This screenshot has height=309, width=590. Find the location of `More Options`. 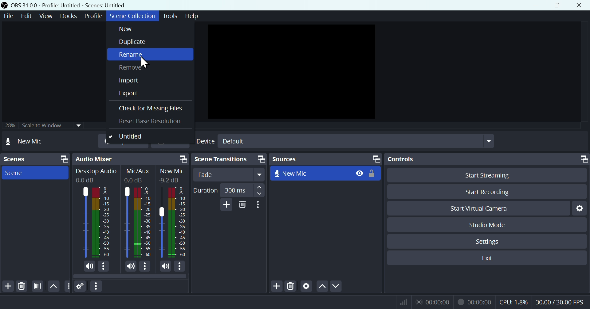

More Options is located at coordinates (146, 266).